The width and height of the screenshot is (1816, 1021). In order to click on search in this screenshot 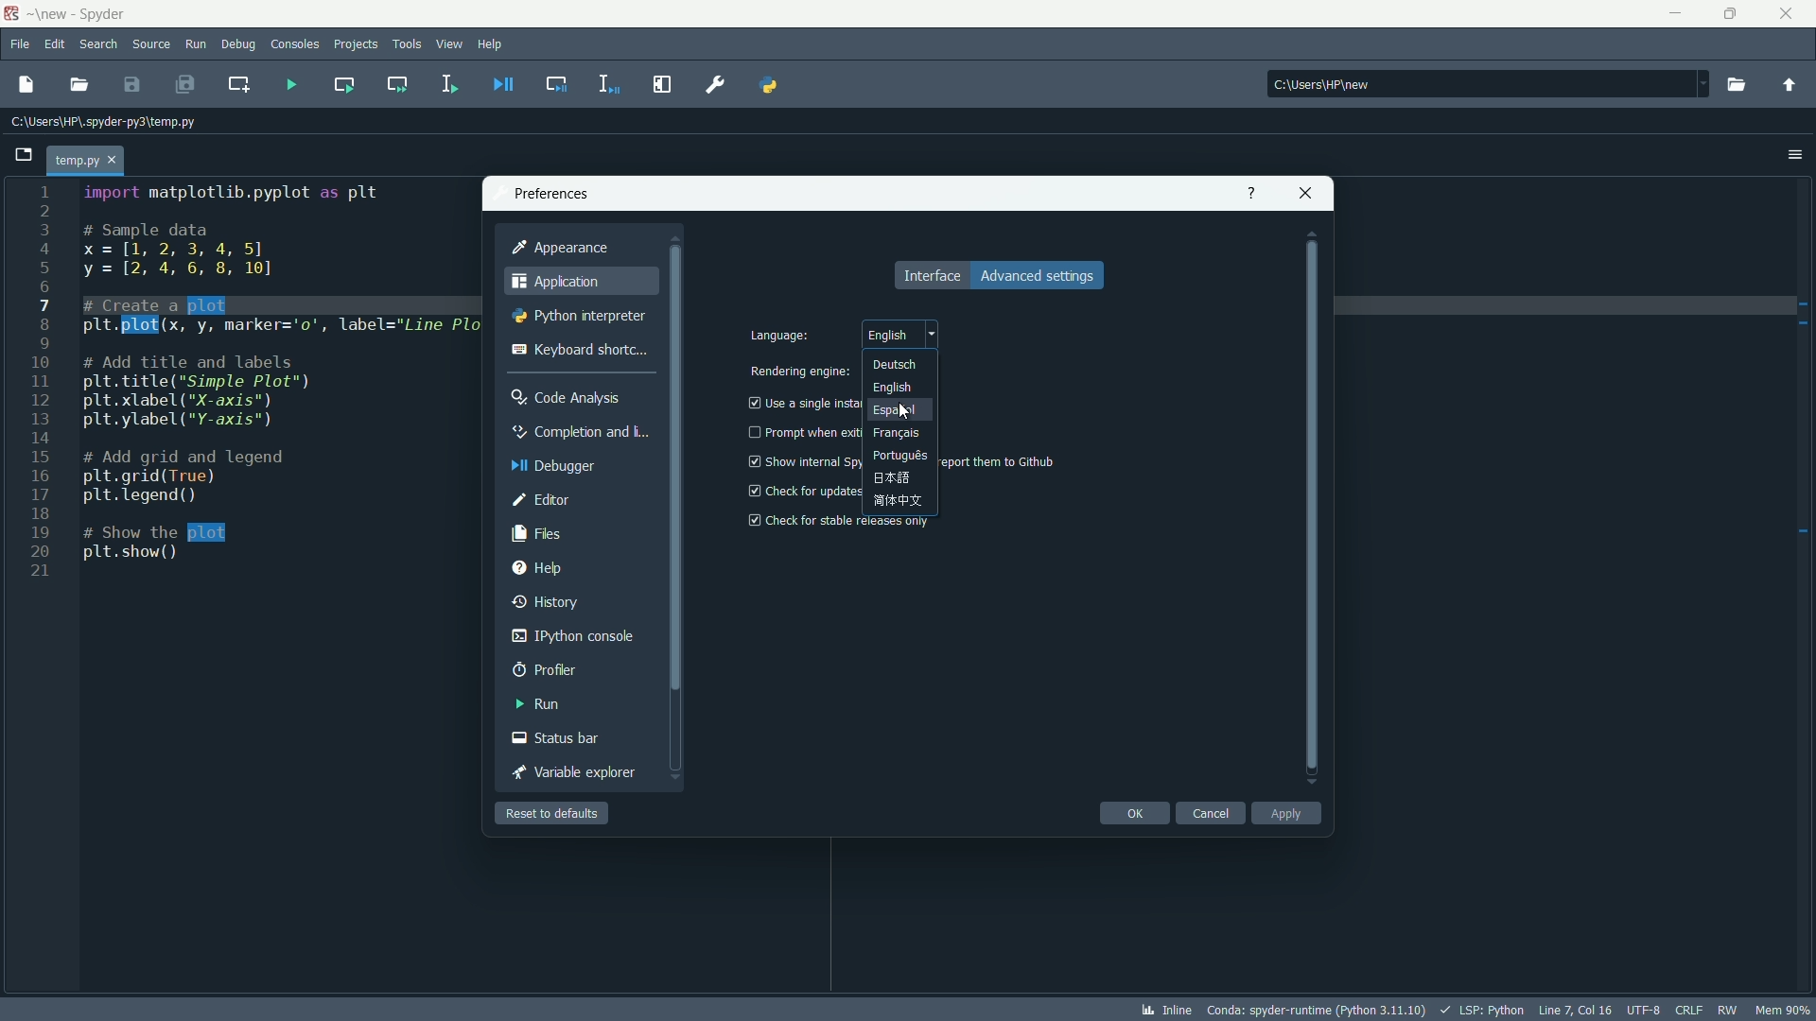, I will do `click(99, 44)`.